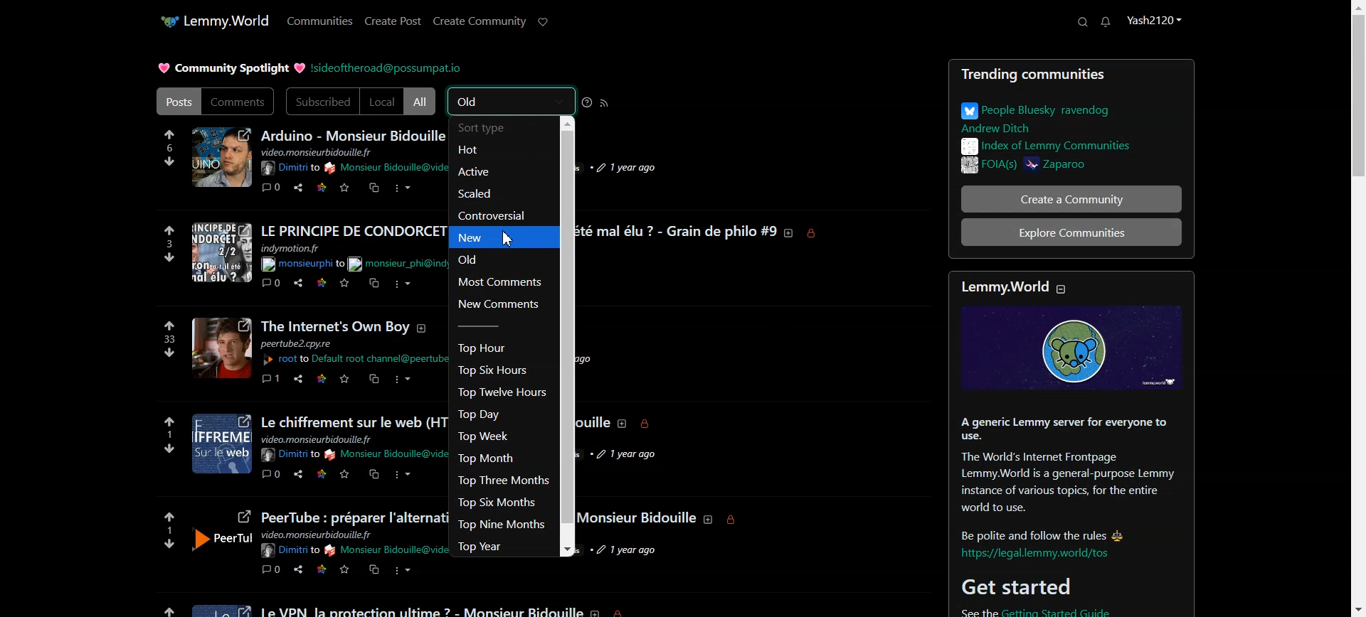 This screenshot has width=1366, height=617. What do you see at coordinates (1062, 476) in the screenshot?
I see `Text` at bounding box center [1062, 476].